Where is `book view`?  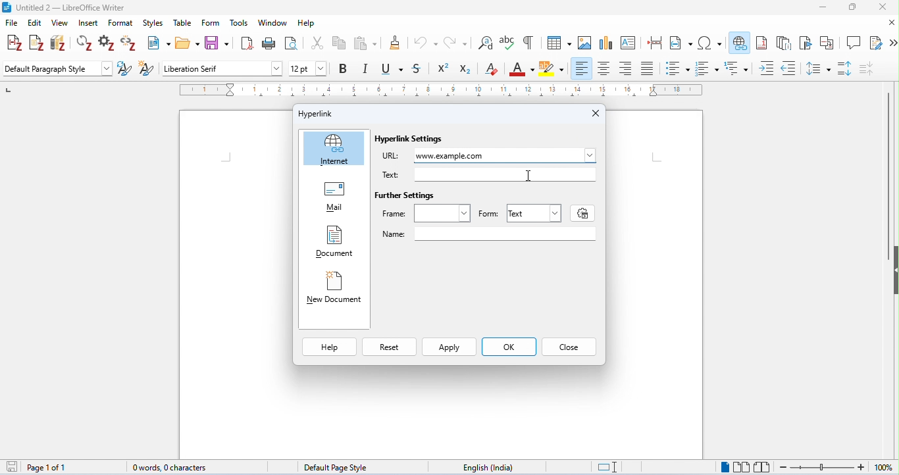
book view is located at coordinates (763, 467).